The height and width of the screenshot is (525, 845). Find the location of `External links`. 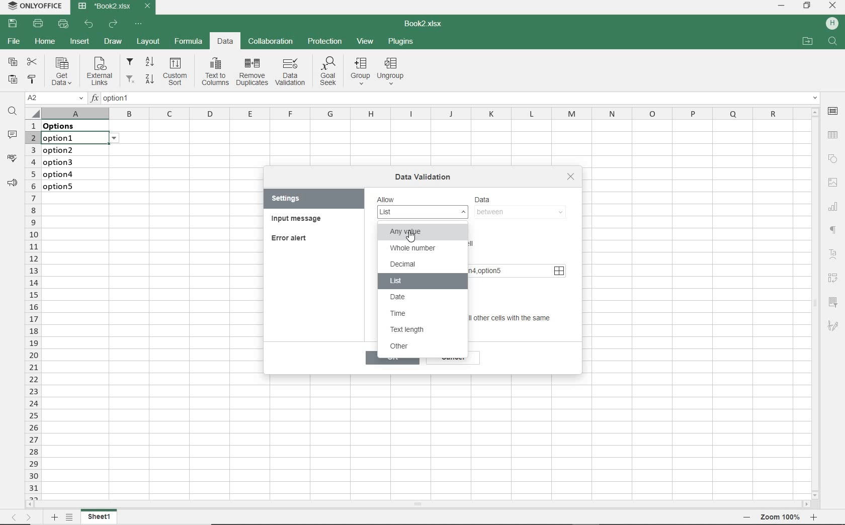

External links is located at coordinates (100, 72).